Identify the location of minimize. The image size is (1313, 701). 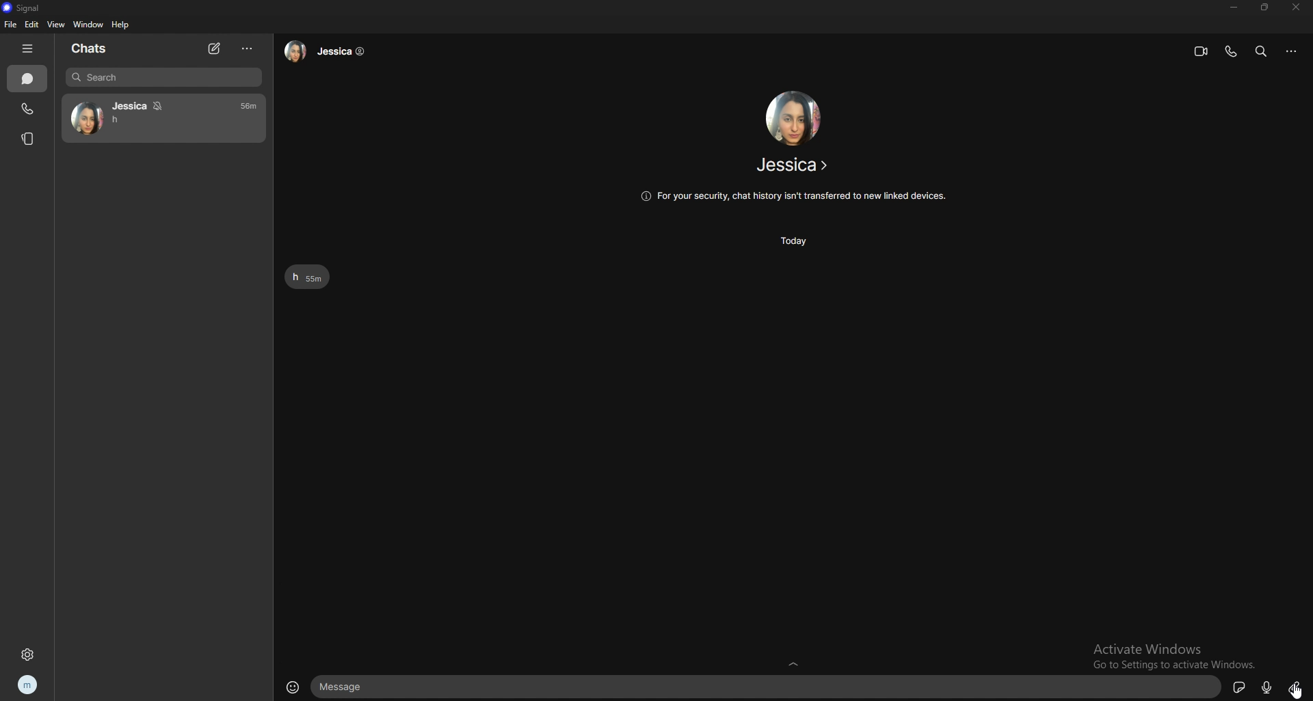
(1234, 8).